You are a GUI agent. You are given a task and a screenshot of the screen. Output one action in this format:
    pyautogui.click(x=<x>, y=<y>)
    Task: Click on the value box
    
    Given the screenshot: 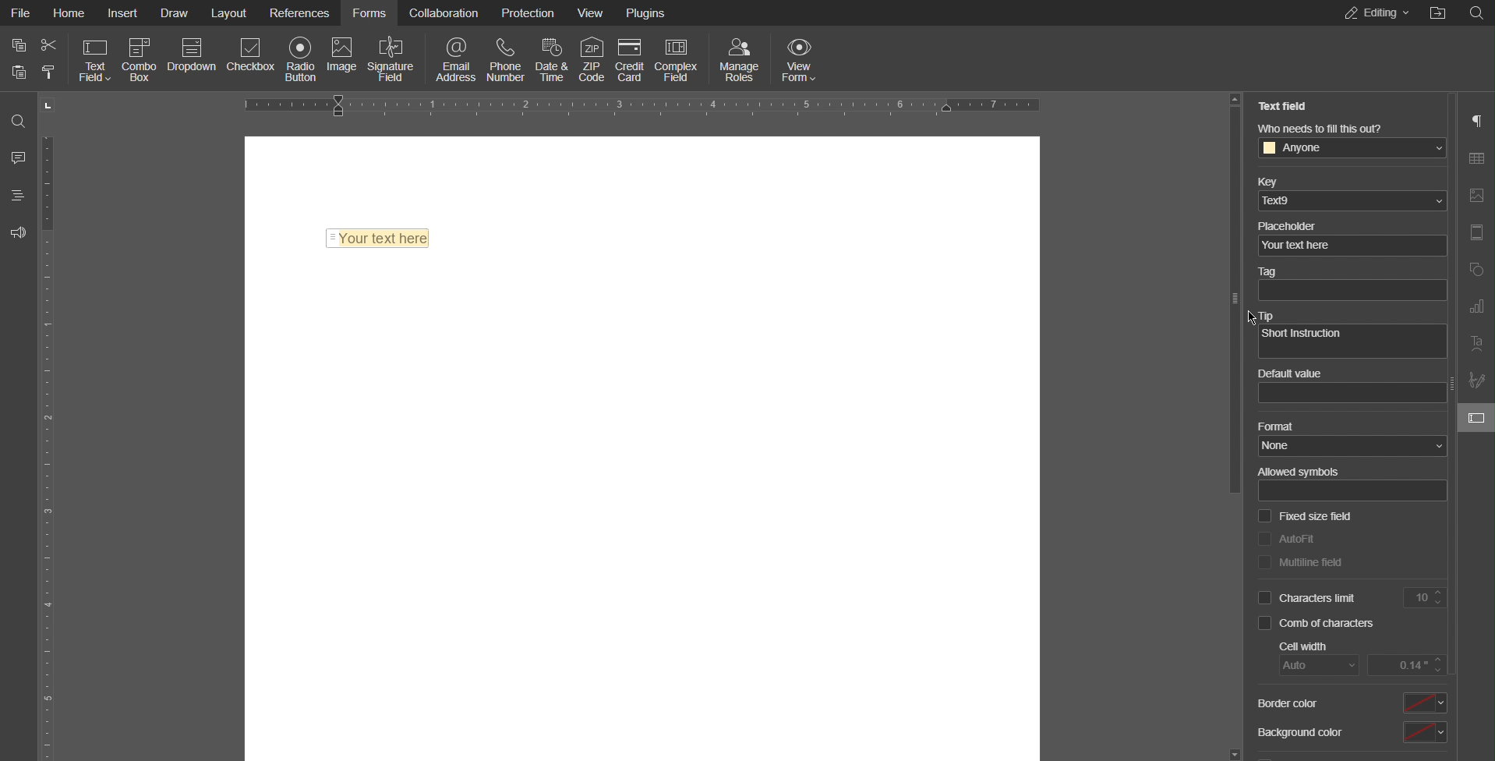 What is the action you would take?
    pyautogui.click(x=1353, y=392)
    